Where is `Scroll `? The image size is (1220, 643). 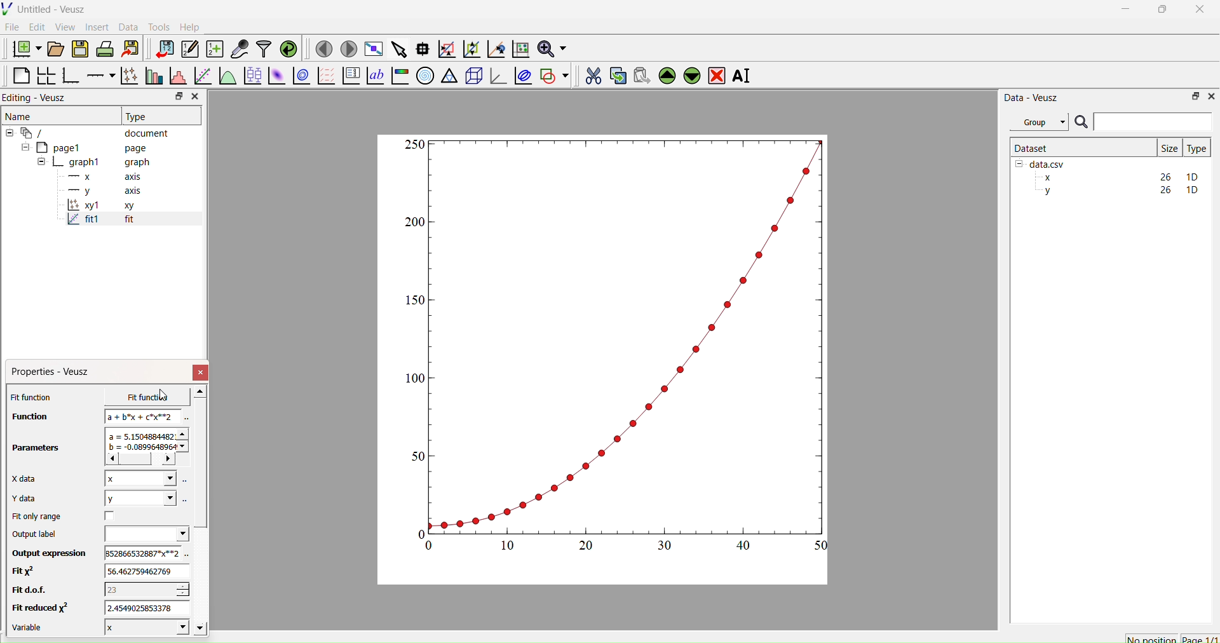
Scroll  is located at coordinates (201, 511).